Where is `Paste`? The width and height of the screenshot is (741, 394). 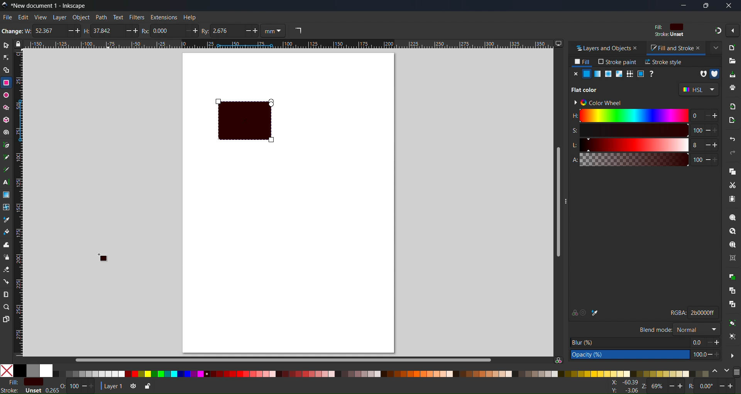
Paste is located at coordinates (732, 200).